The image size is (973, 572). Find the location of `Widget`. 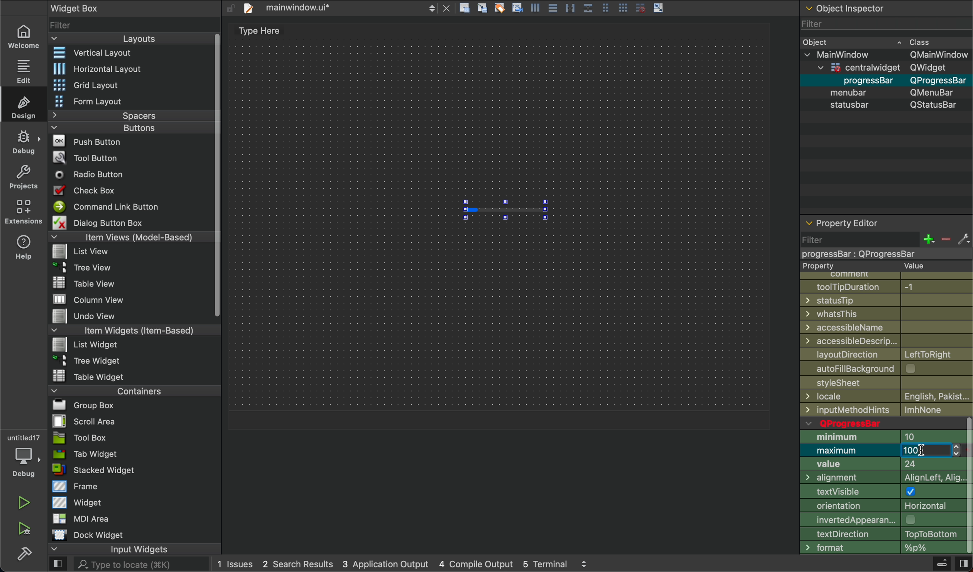

Widget is located at coordinates (79, 502).